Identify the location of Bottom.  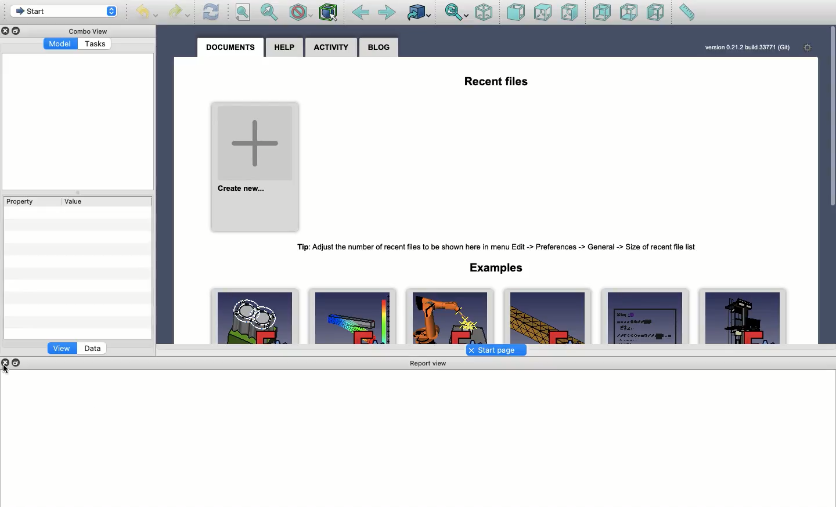
(629, 13).